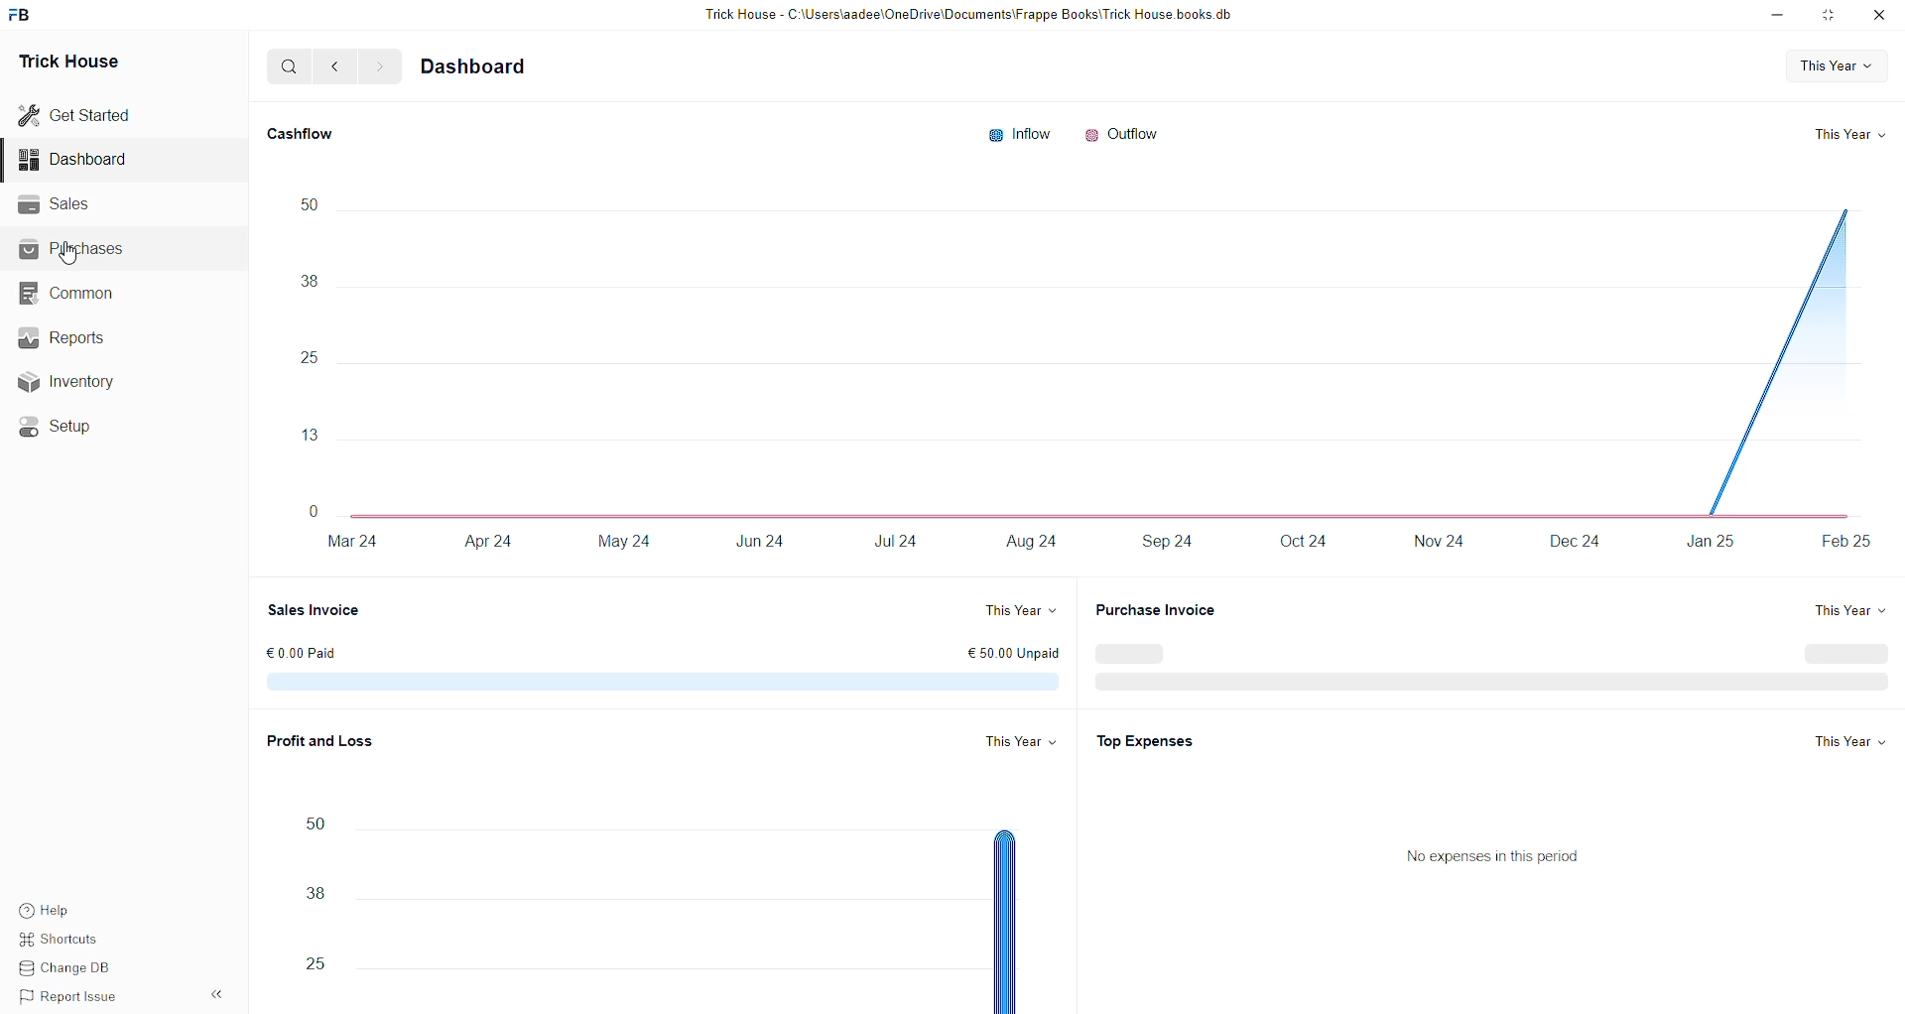 The width and height of the screenshot is (1905, 1014). Describe the element at coordinates (70, 294) in the screenshot. I see `Common` at that location.